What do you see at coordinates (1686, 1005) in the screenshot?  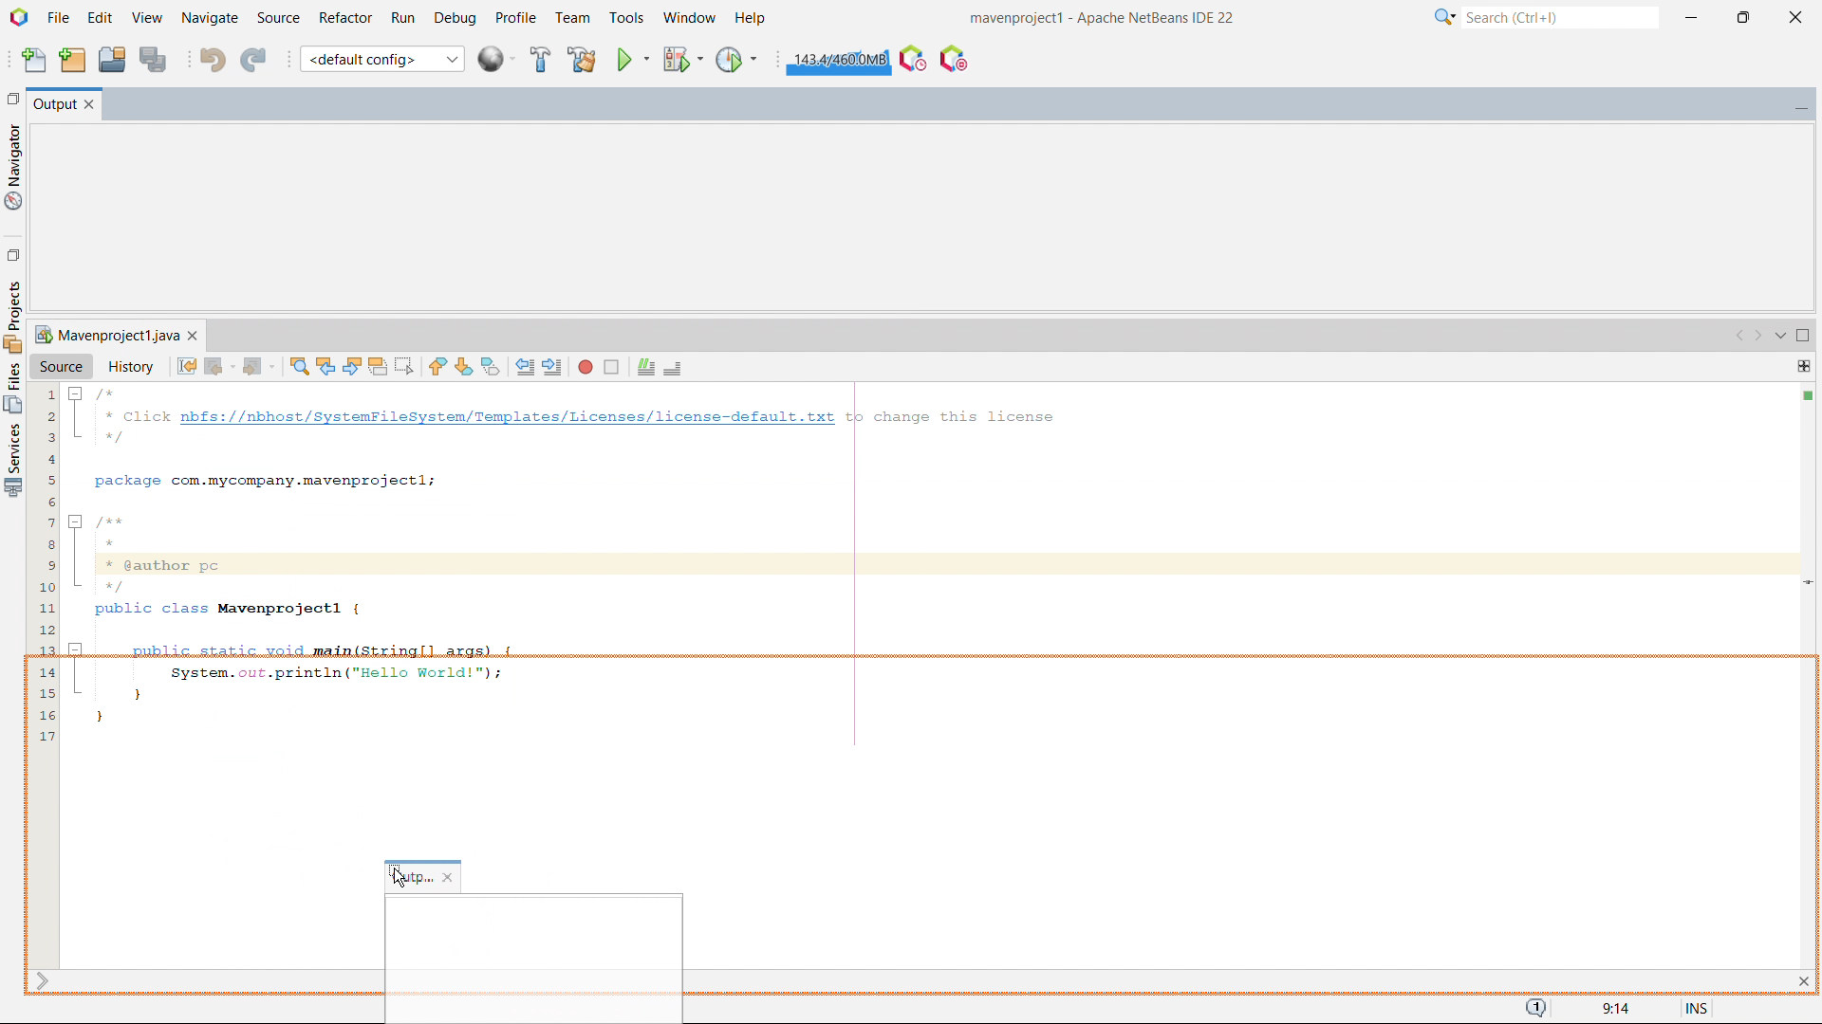 I see `INS` at bounding box center [1686, 1005].